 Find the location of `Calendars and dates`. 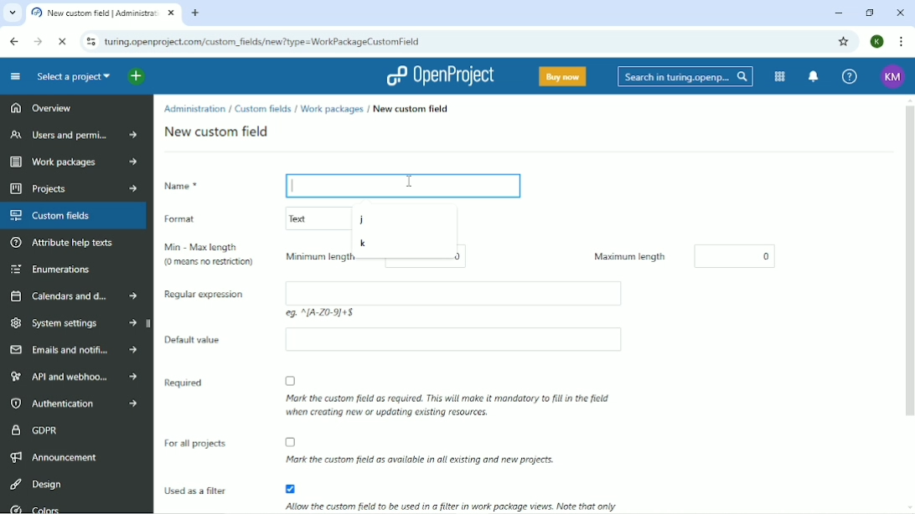

Calendars and dates is located at coordinates (75, 297).